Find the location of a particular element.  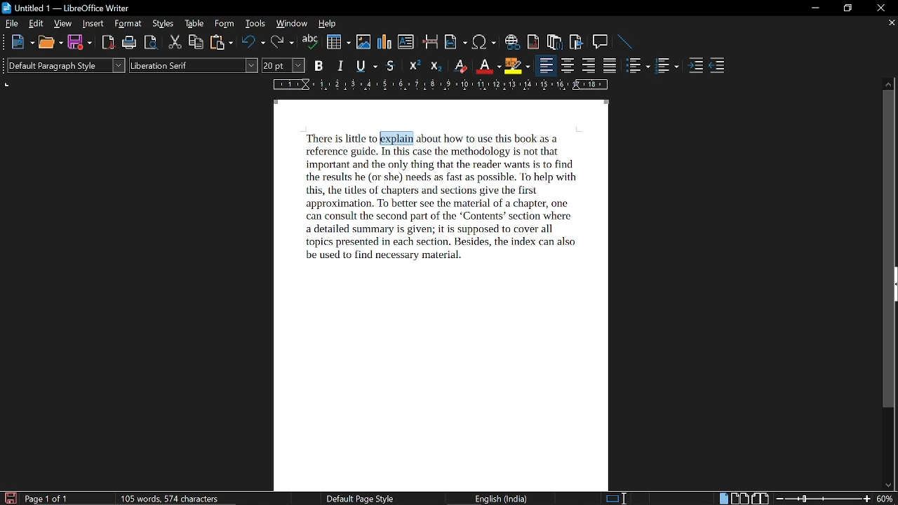

insert bookmark is located at coordinates (577, 42).